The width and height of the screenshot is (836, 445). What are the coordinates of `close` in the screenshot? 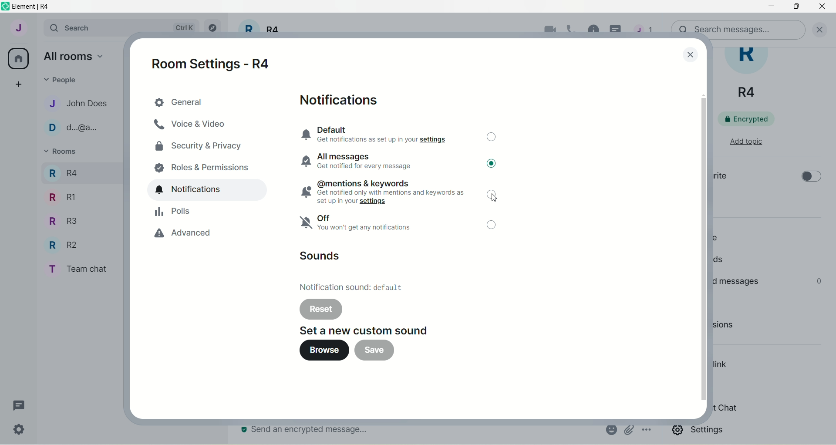 It's located at (822, 8).